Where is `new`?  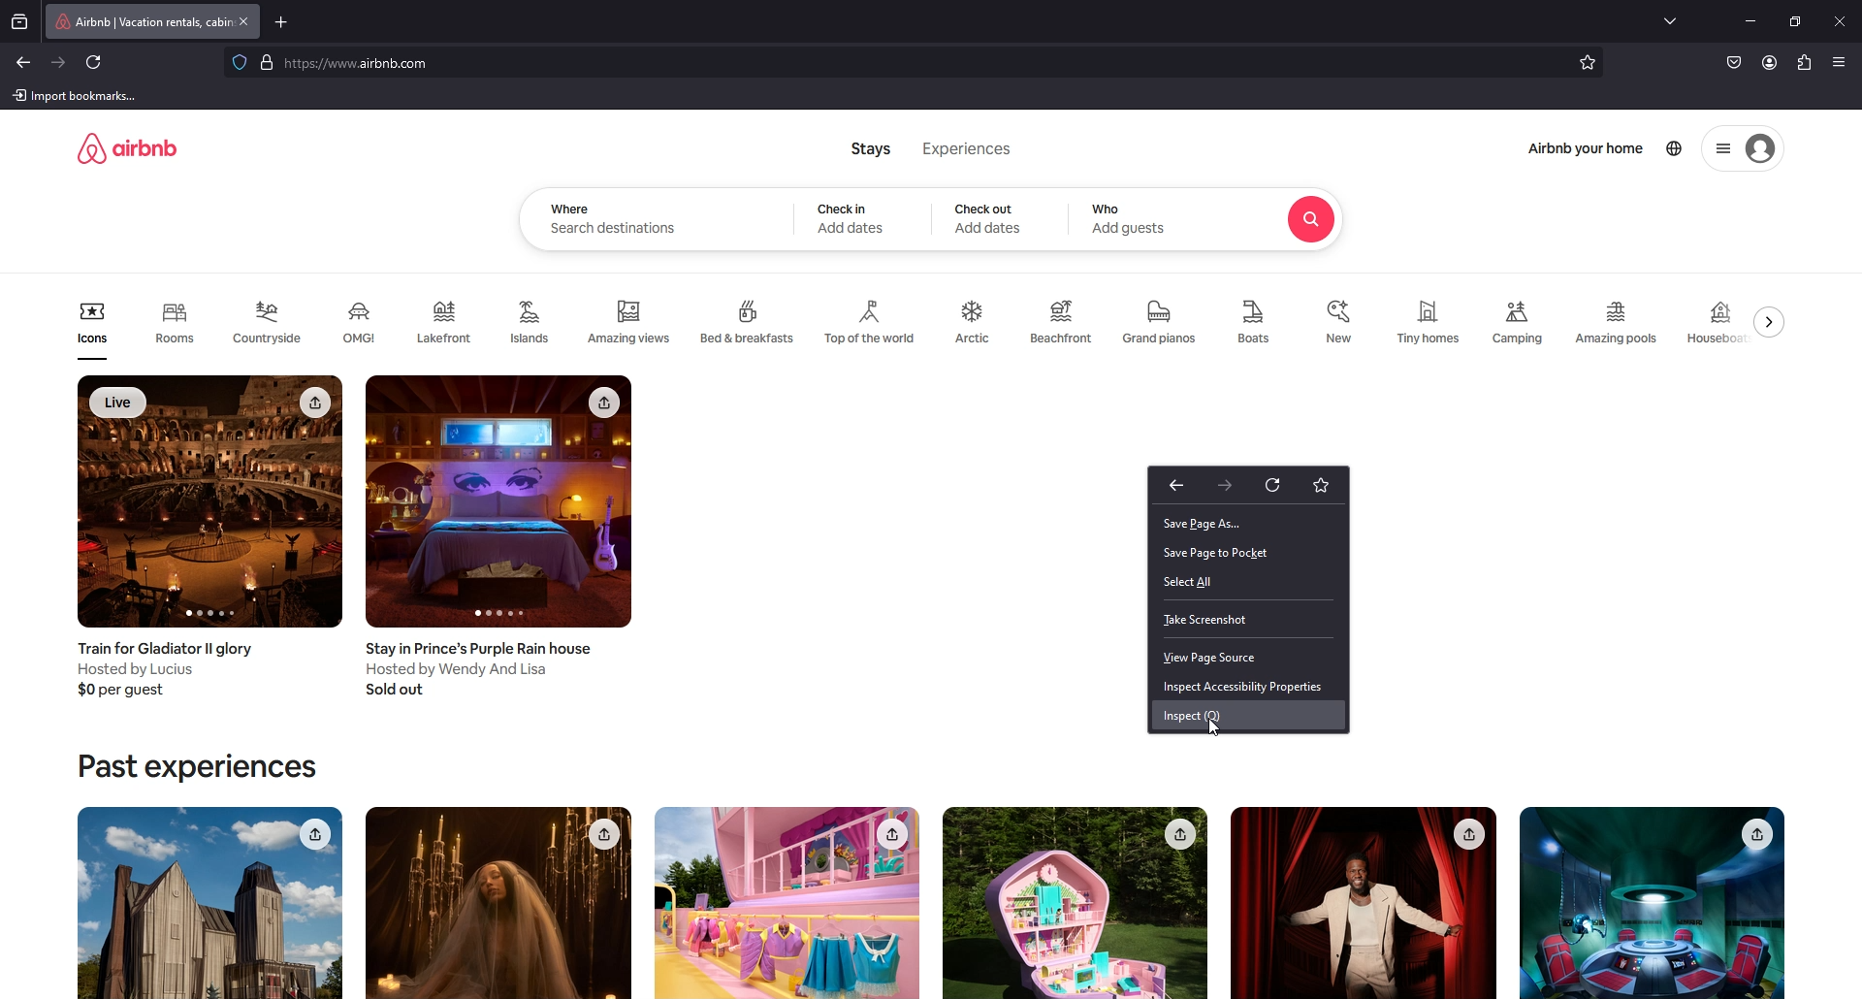
new is located at coordinates (1341, 322).